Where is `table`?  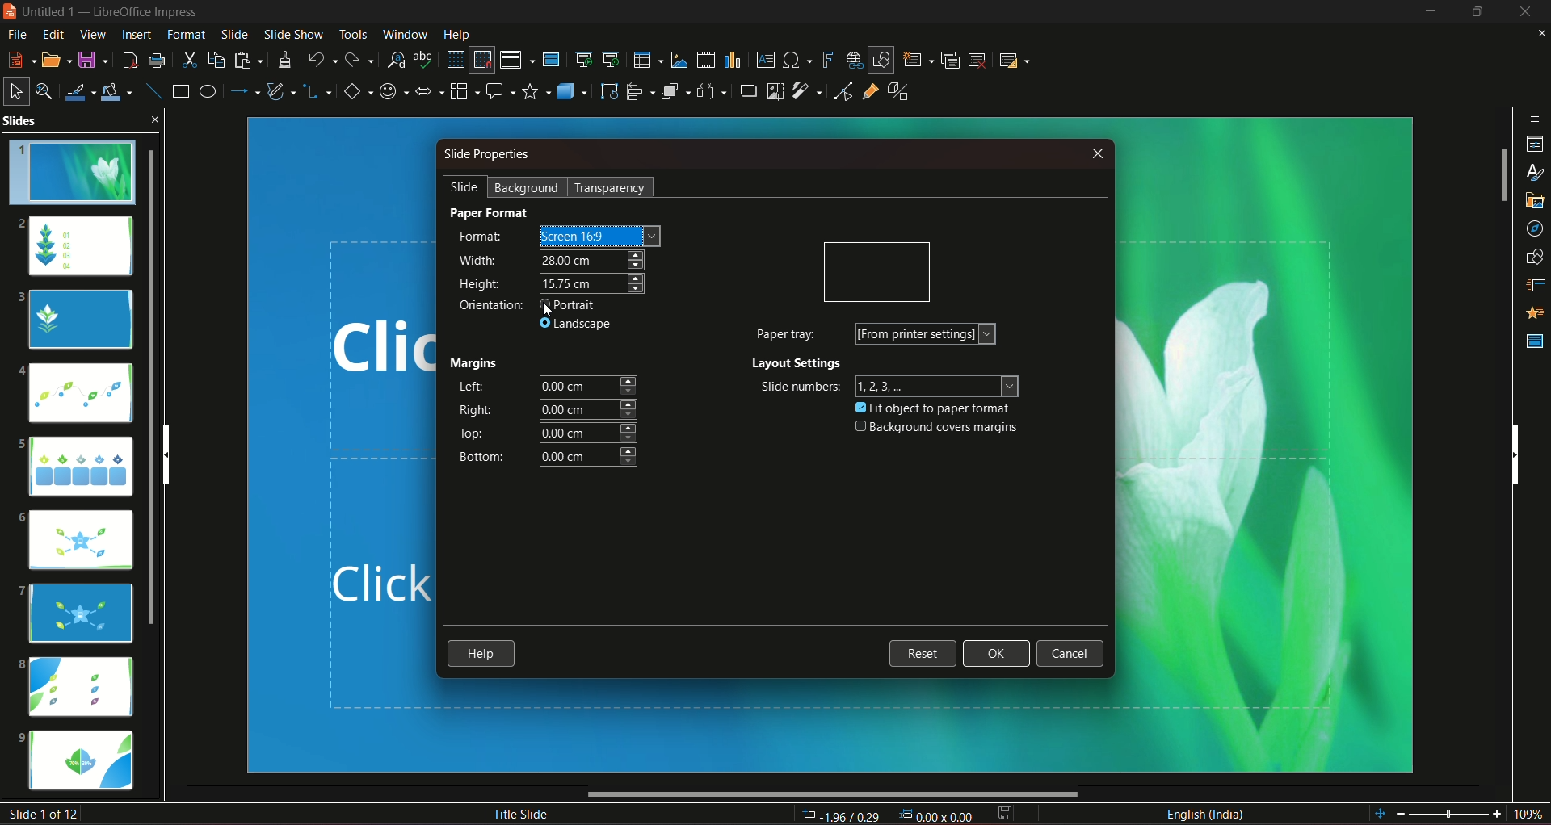
table is located at coordinates (645, 58).